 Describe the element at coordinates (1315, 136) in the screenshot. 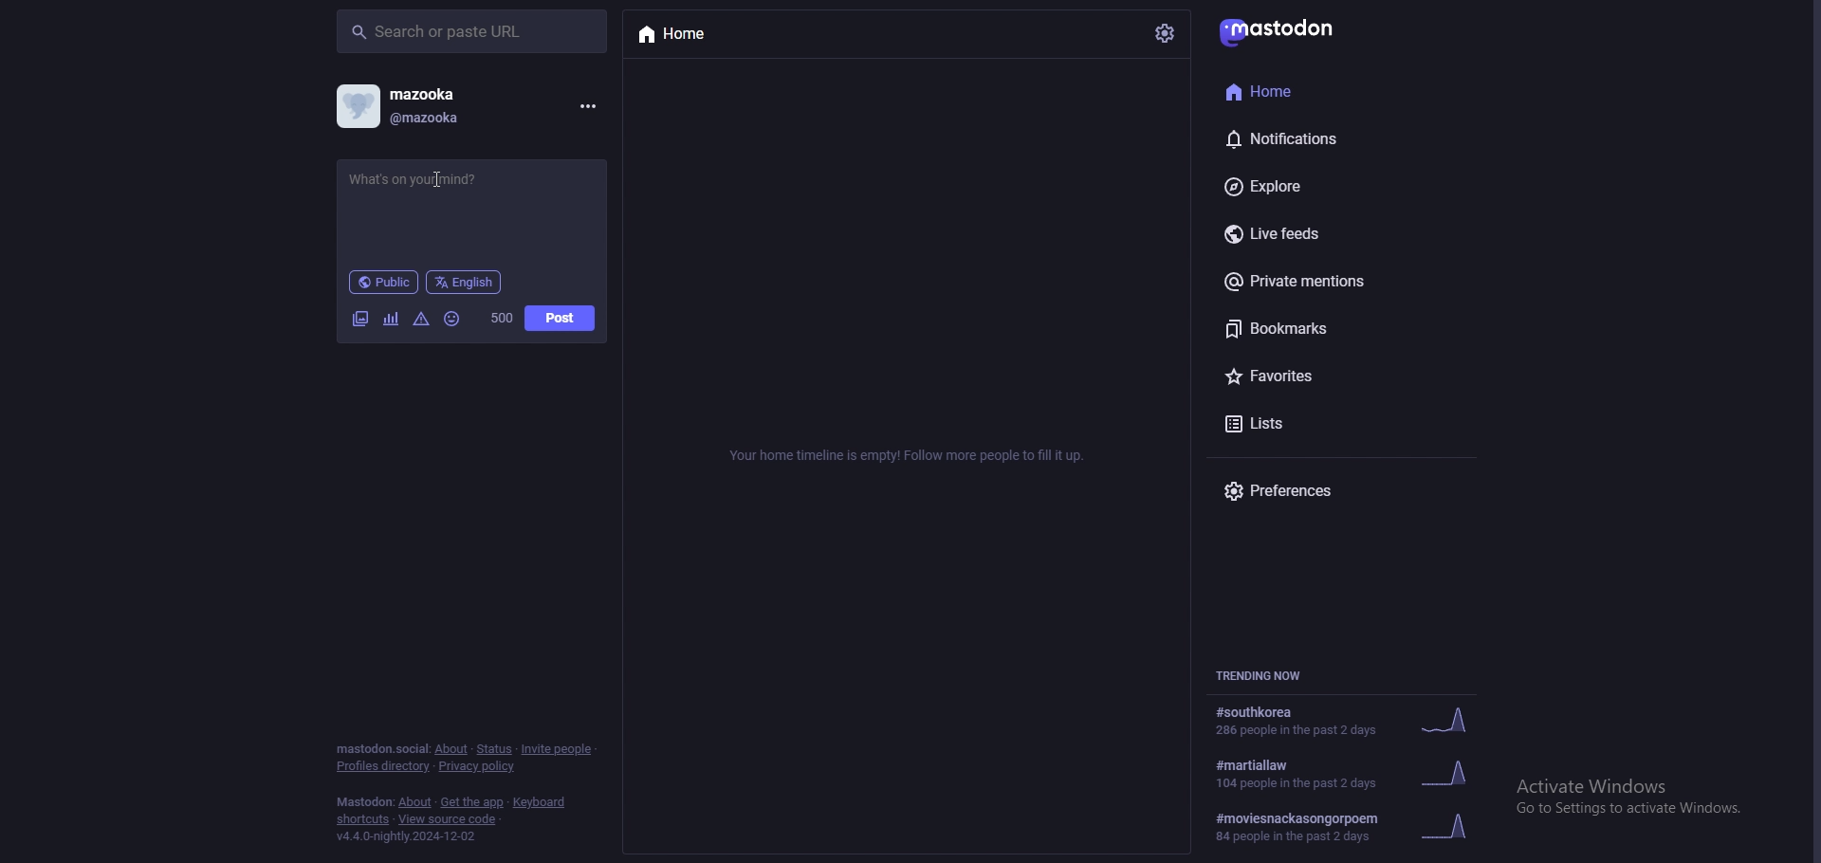

I see `notifications` at that location.